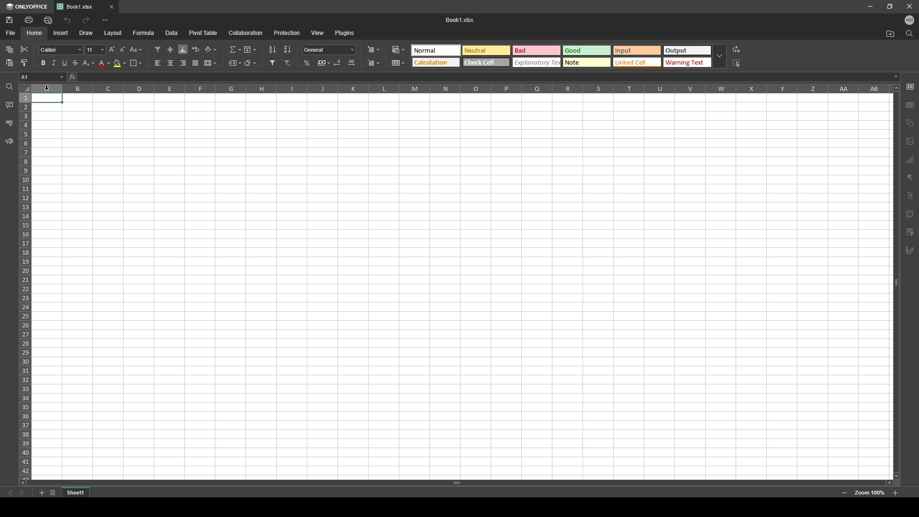 The width and height of the screenshot is (919, 517). What do you see at coordinates (738, 62) in the screenshot?
I see `select all` at bounding box center [738, 62].